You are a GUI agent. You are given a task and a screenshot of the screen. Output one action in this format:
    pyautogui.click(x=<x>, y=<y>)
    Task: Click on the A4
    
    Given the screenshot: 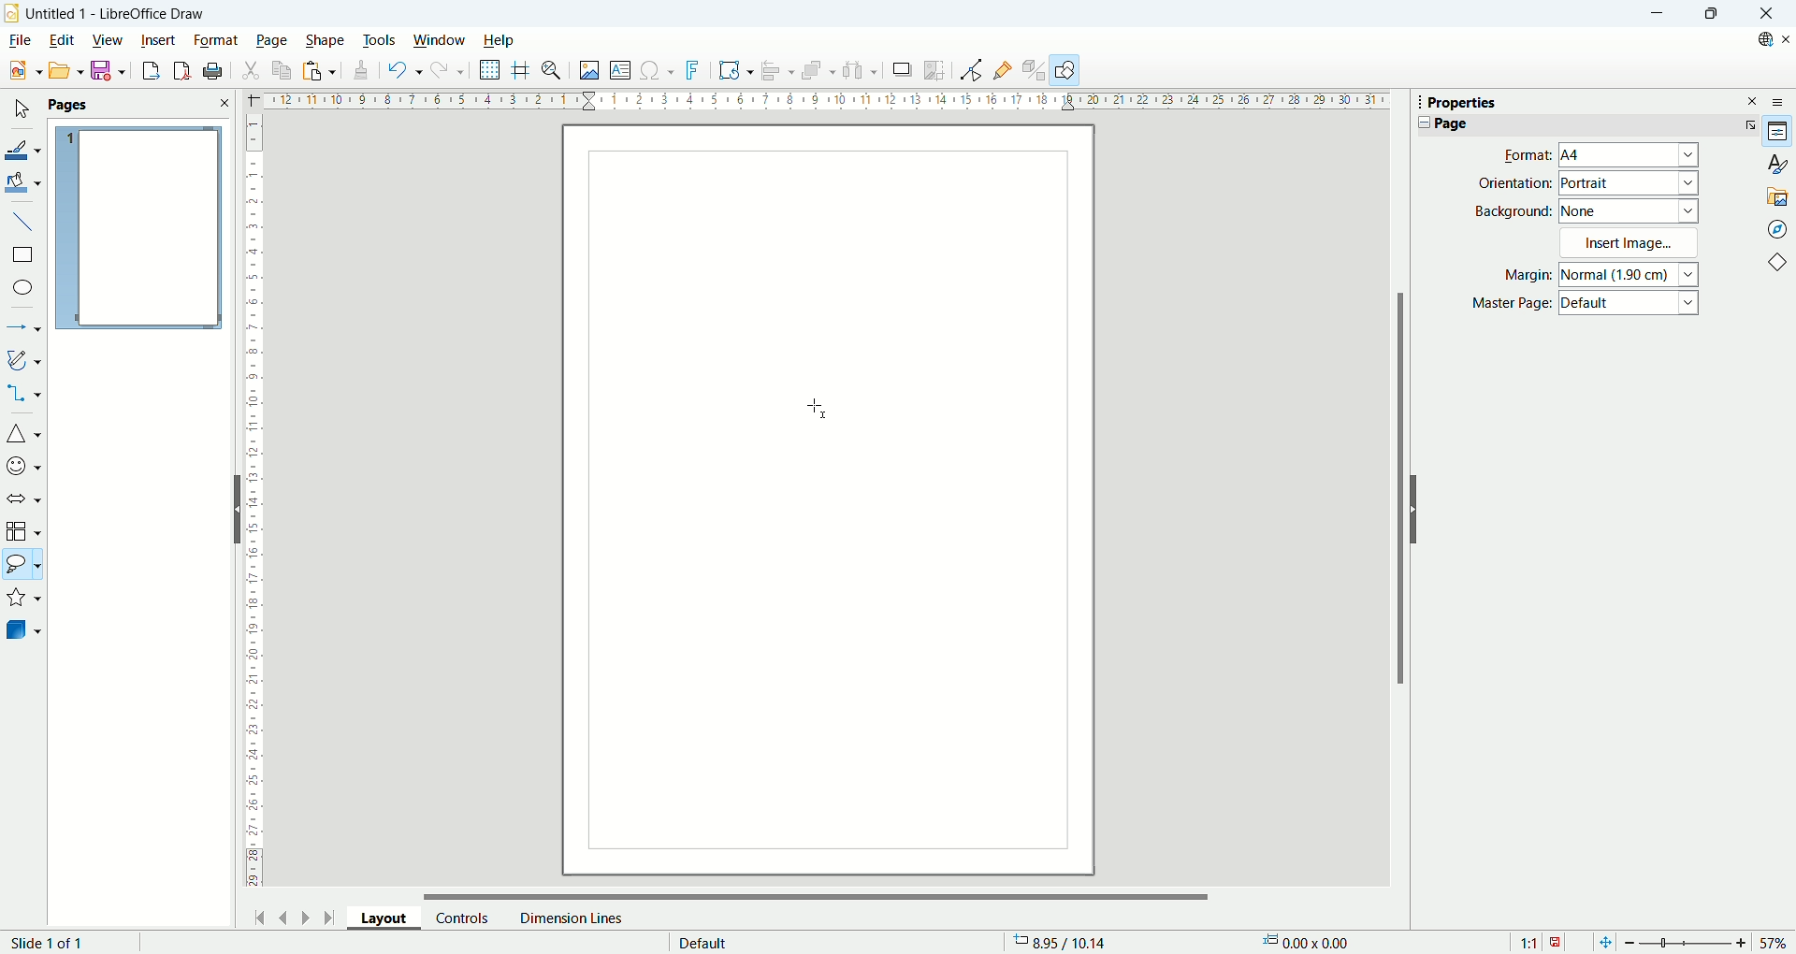 What is the action you would take?
    pyautogui.click(x=1630, y=156)
    